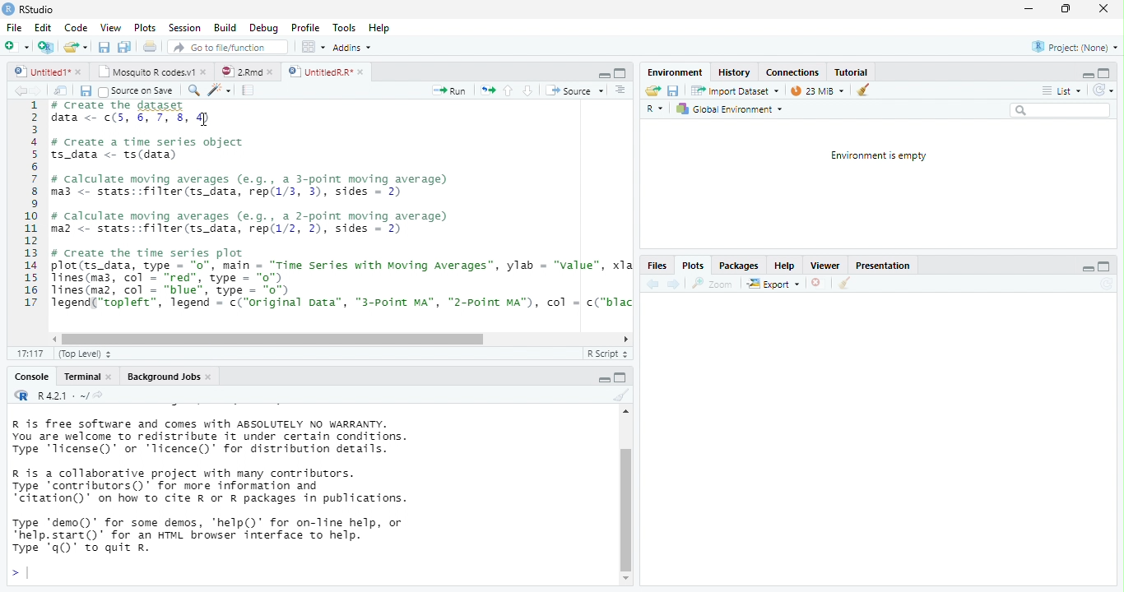 The image size is (1124, 592). I want to click on ‘Source, so click(576, 90).